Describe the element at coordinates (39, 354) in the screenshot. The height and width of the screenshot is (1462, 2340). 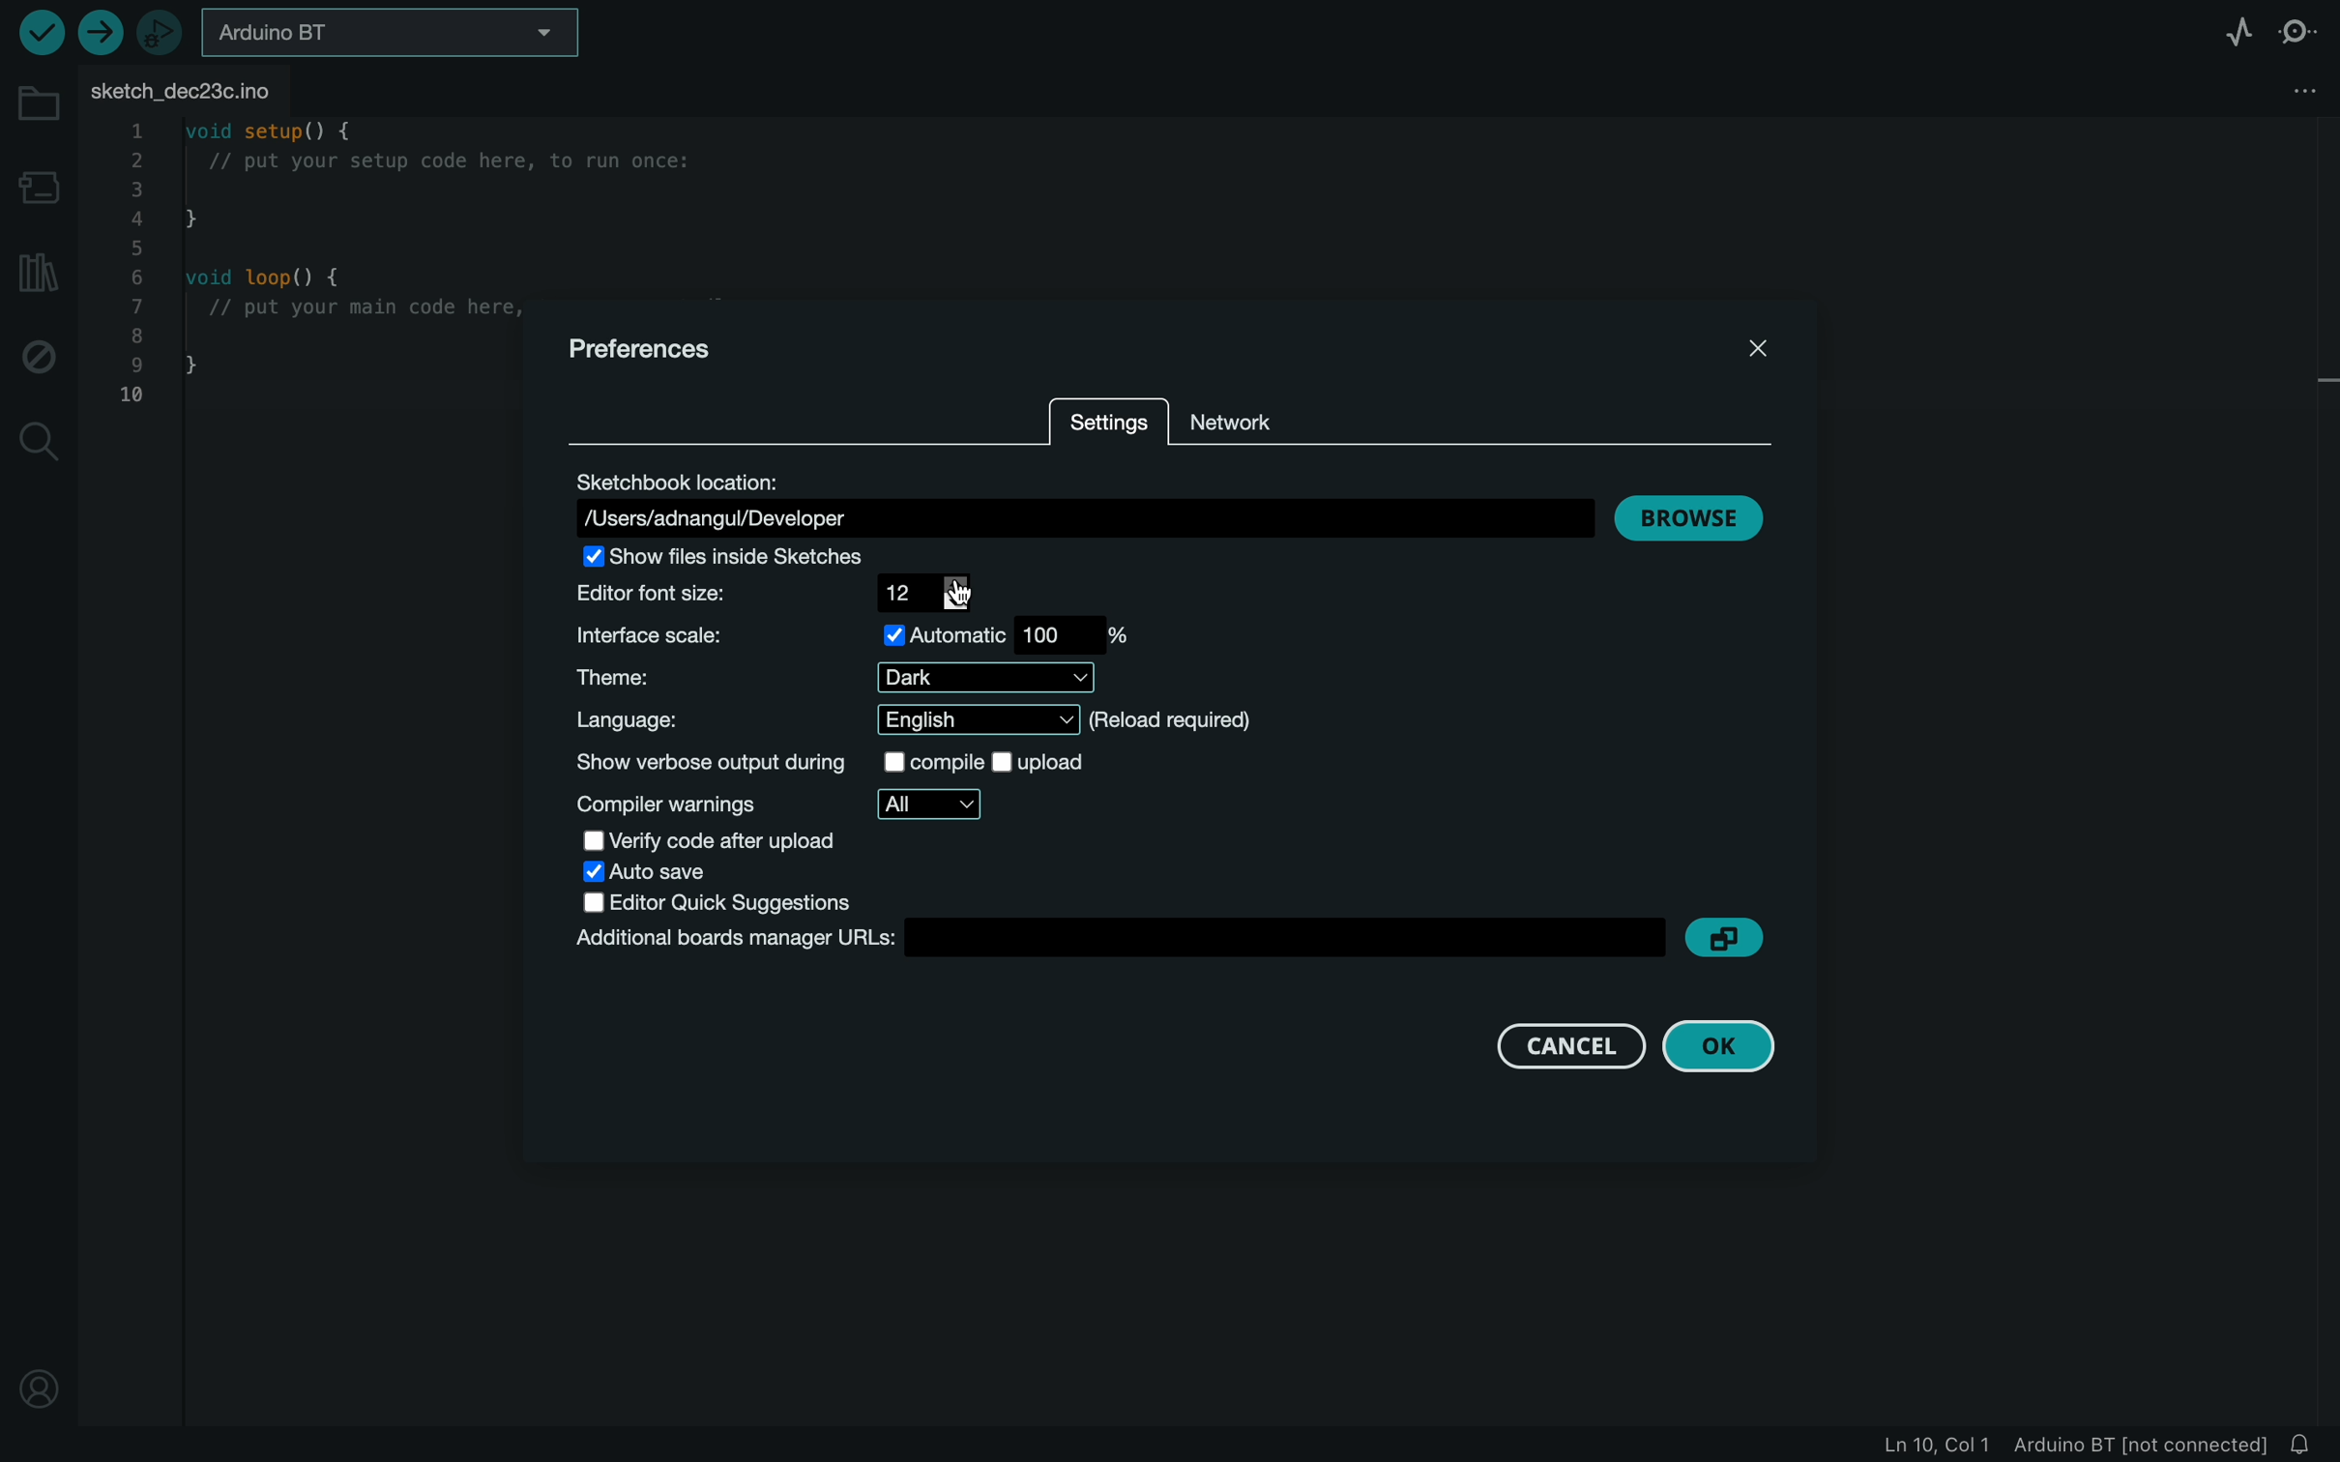
I see `debug` at that location.